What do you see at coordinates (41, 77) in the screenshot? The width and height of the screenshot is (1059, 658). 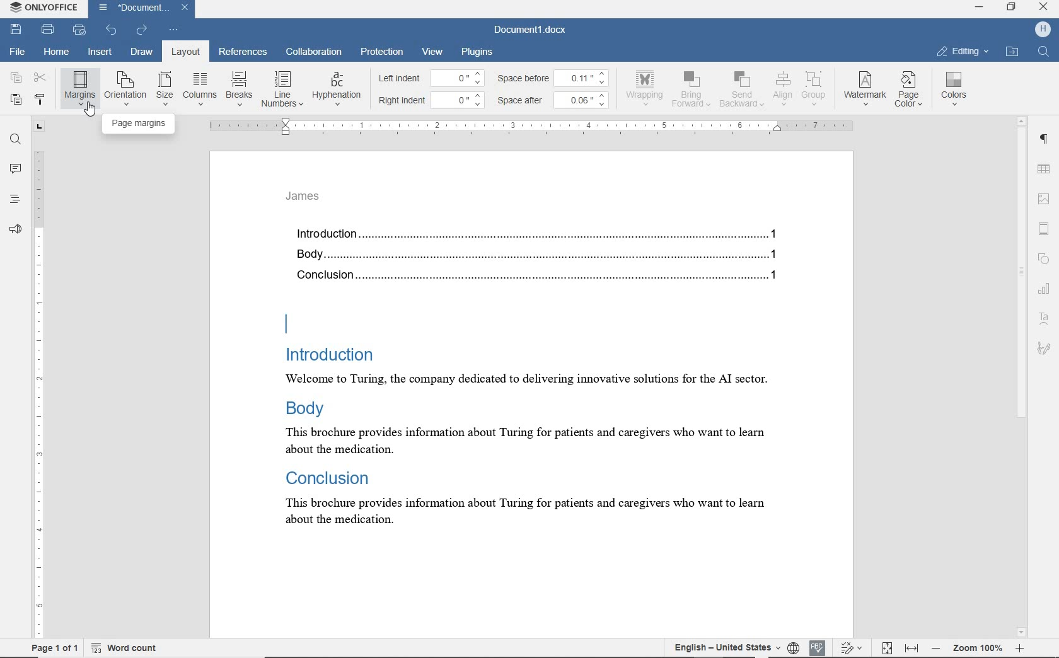 I see `cut` at bounding box center [41, 77].